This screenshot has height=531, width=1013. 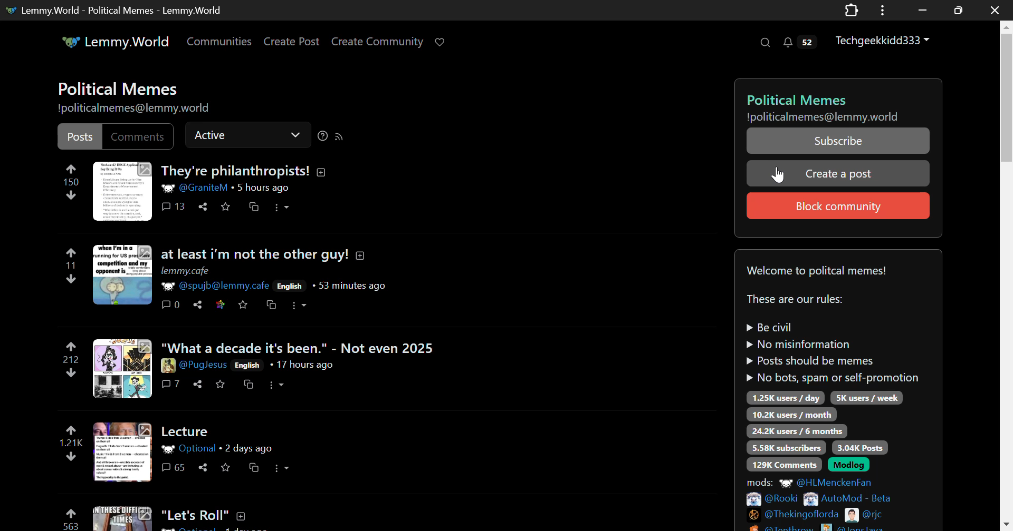 I want to click on Share, so click(x=202, y=467).